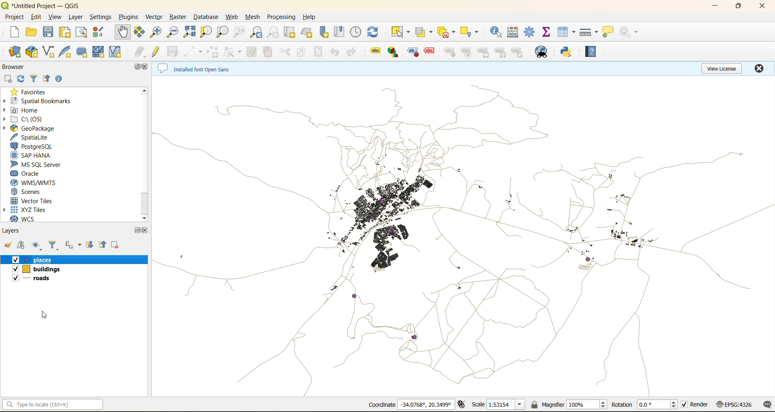  What do you see at coordinates (593, 51) in the screenshot?
I see `help` at bounding box center [593, 51].